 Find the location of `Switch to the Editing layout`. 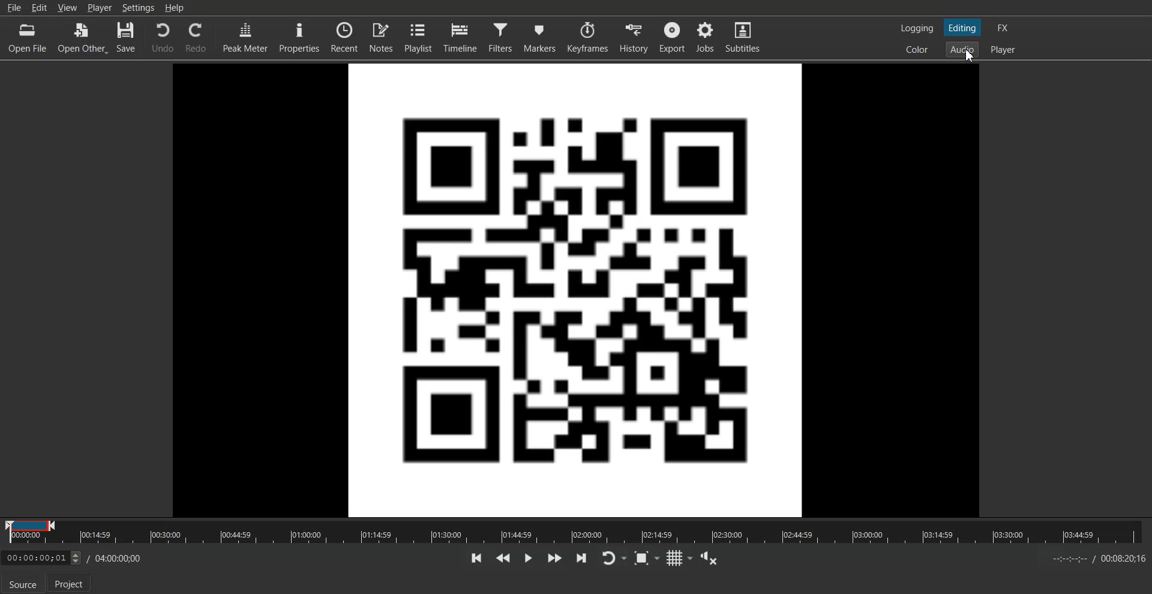

Switch to the Editing layout is located at coordinates (962, 28).